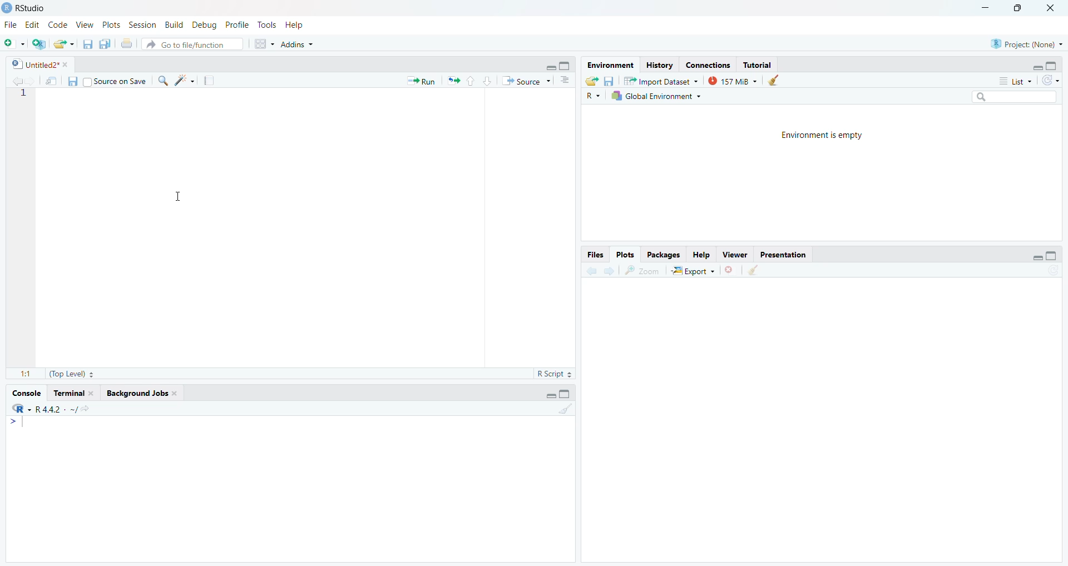 This screenshot has height=566, width=1068. I want to click on minimize, so click(1039, 66).